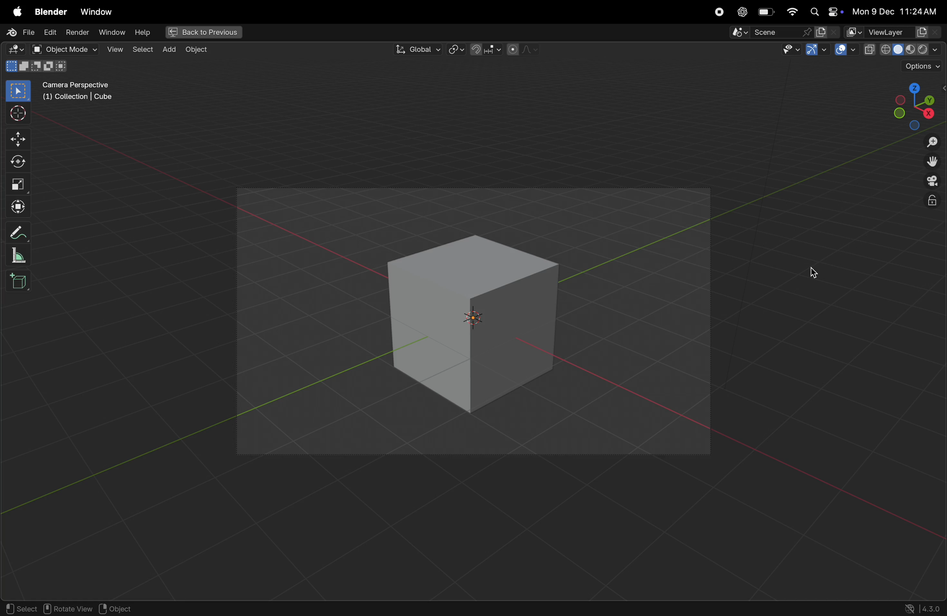 The width and height of the screenshot is (947, 616). What do you see at coordinates (201, 51) in the screenshot?
I see `objects` at bounding box center [201, 51].